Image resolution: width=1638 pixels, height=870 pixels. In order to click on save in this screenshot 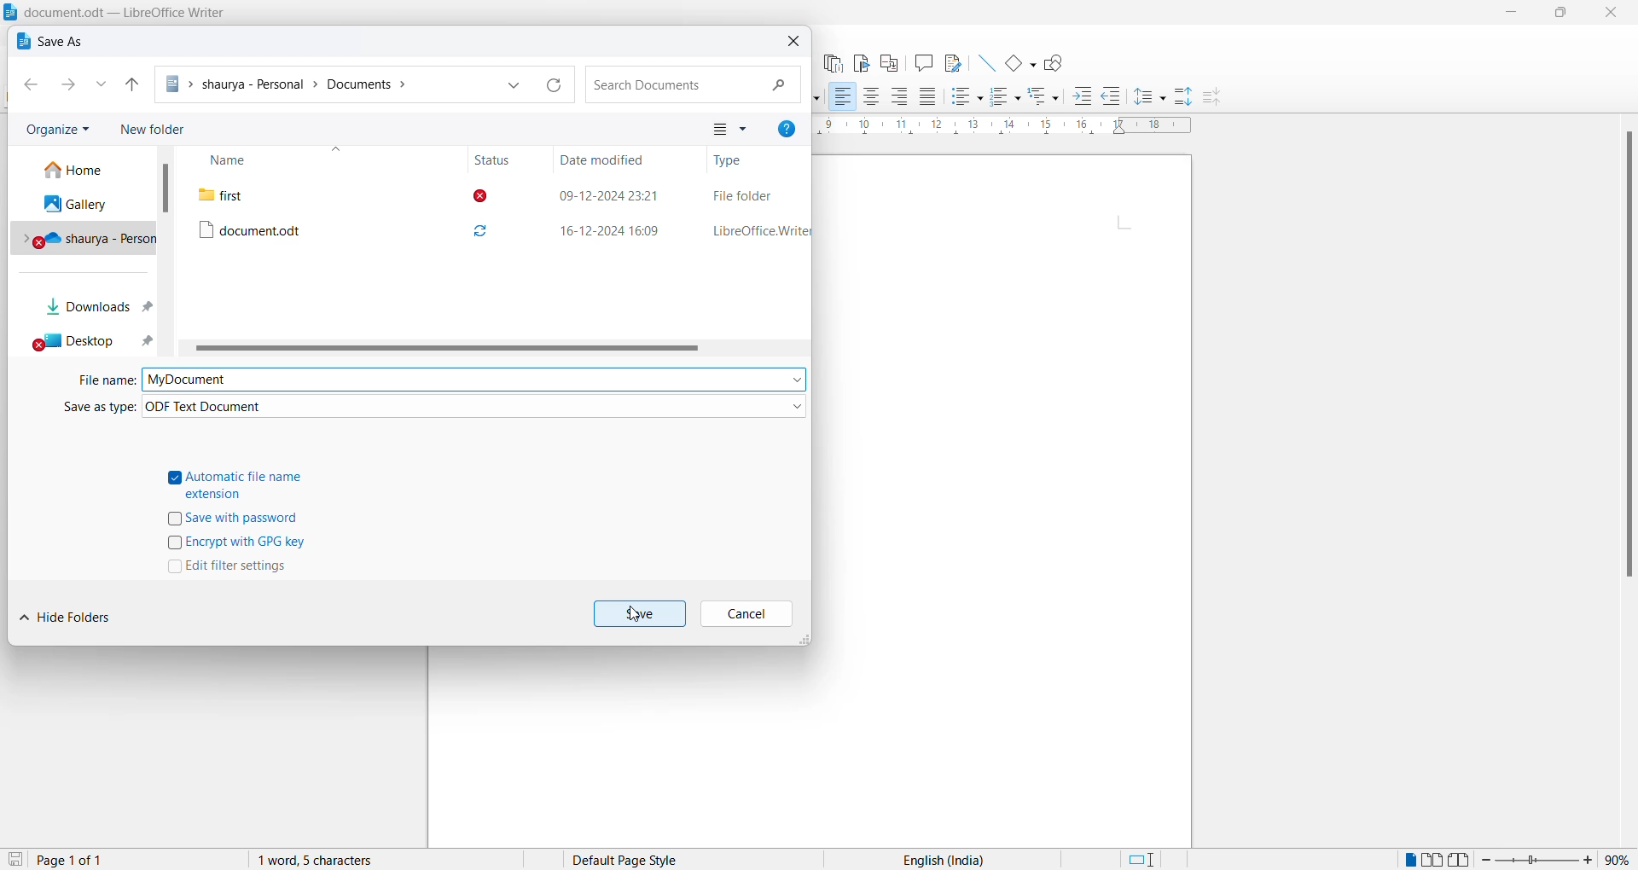, I will do `click(14, 860)`.